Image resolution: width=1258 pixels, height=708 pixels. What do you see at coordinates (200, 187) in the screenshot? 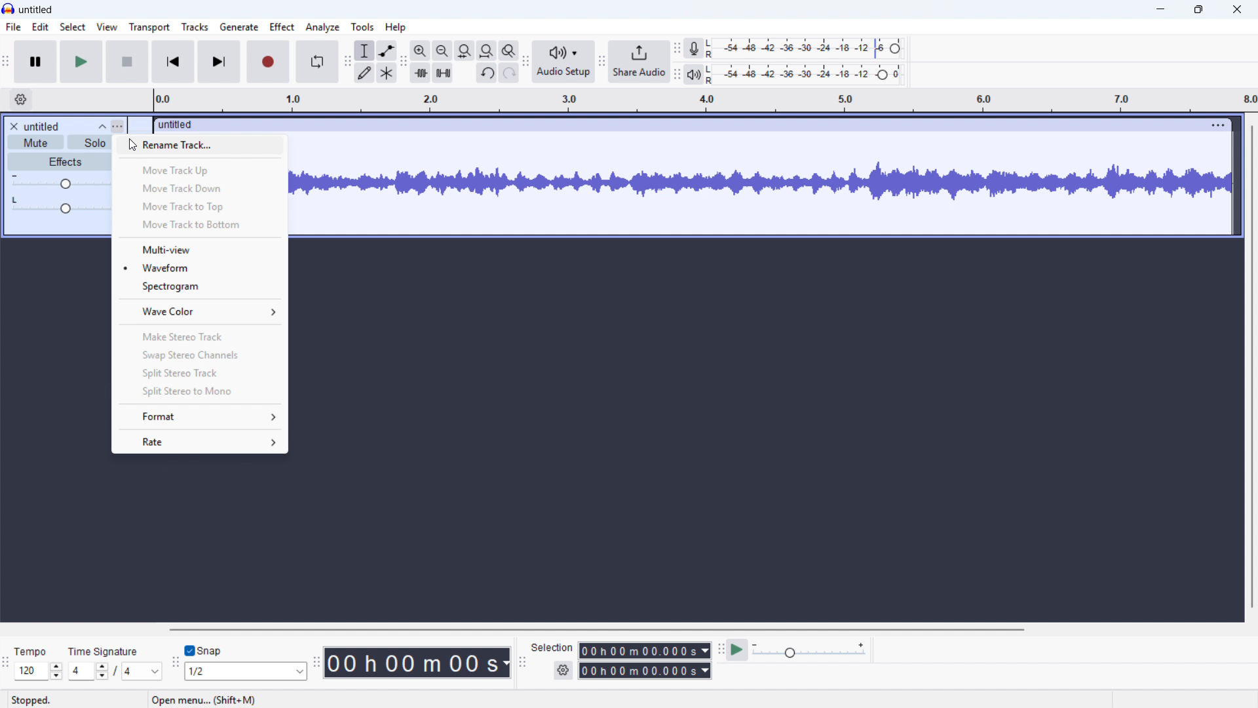
I see `Move track down ` at bounding box center [200, 187].